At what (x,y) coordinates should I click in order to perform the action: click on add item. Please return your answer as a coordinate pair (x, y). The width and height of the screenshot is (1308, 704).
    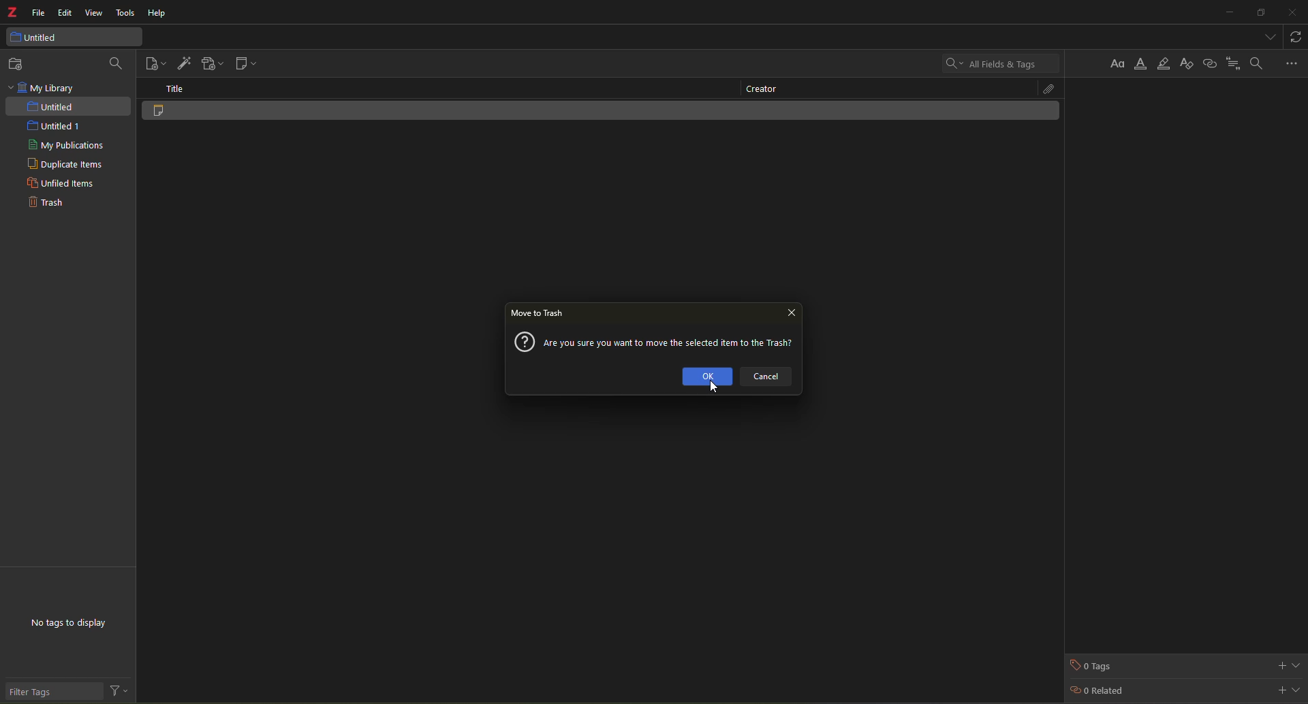
    Looking at the image, I should click on (184, 63).